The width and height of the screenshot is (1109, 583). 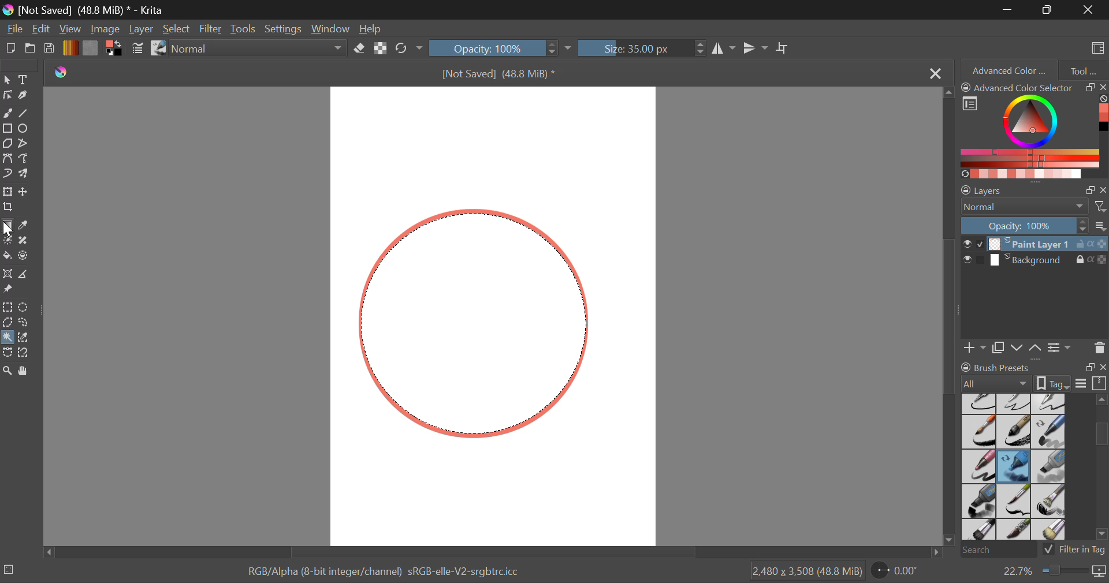 What do you see at coordinates (137, 49) in the screenshot?
I see `Brush Settings` at bounding box center [137, 49].